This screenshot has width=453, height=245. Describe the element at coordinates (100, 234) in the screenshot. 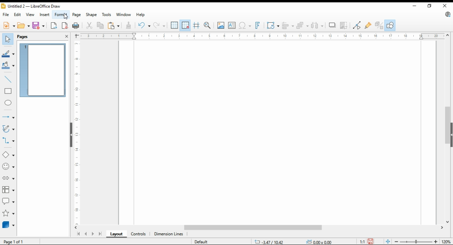

I see `last page` at that location.